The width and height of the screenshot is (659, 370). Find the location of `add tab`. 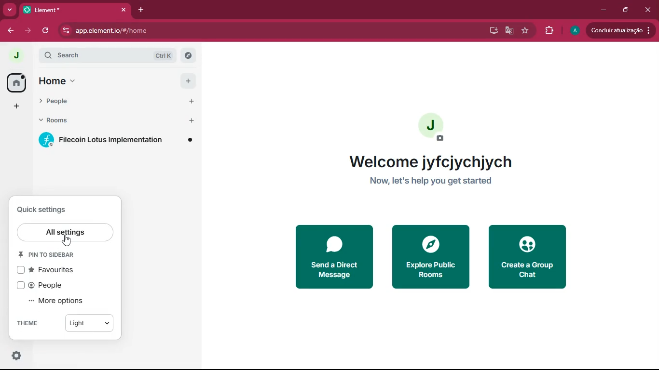

add tab is located at coordinates (141, 10).